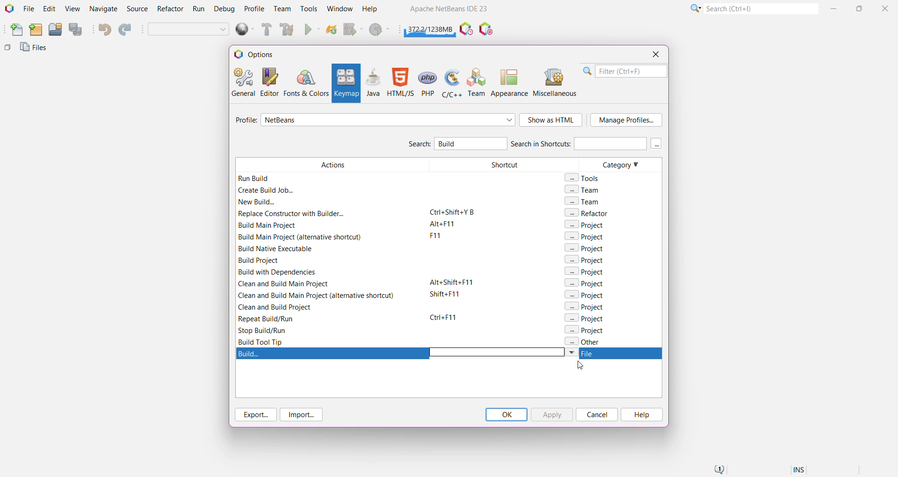 Image resolution: width=898 pixels, height=477 pixels. I want to click on Import, so click(303, 415).